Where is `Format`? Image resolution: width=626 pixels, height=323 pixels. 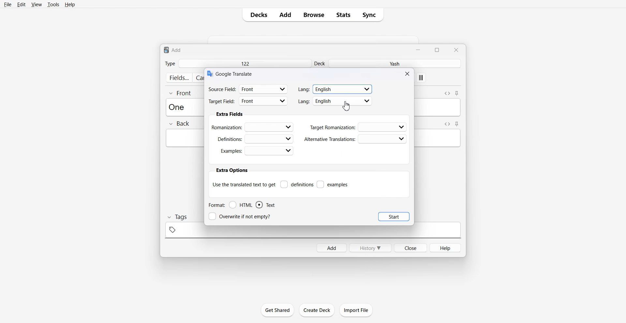 Format is located at coordinates (216, 205).